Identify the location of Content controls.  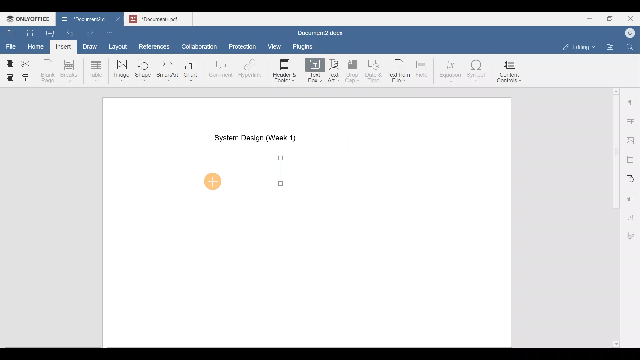
(510, 74).